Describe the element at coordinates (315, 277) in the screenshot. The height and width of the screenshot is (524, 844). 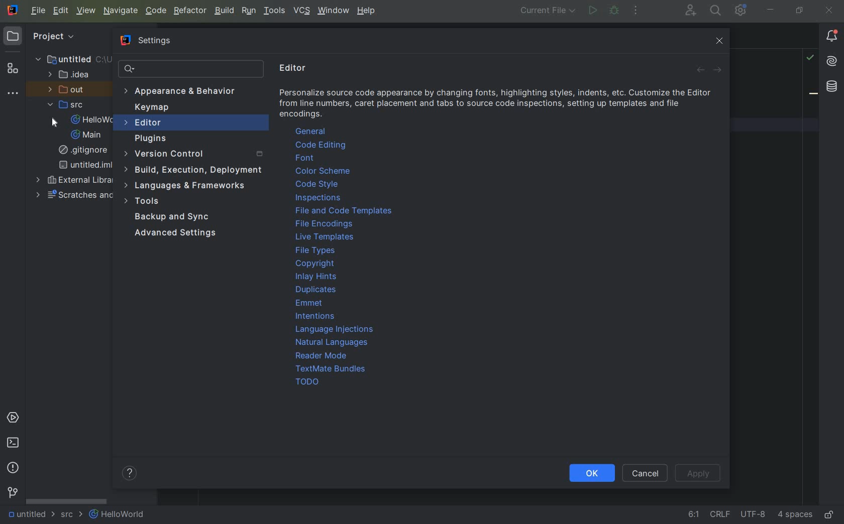
I see `Inlay Hints` at that location.